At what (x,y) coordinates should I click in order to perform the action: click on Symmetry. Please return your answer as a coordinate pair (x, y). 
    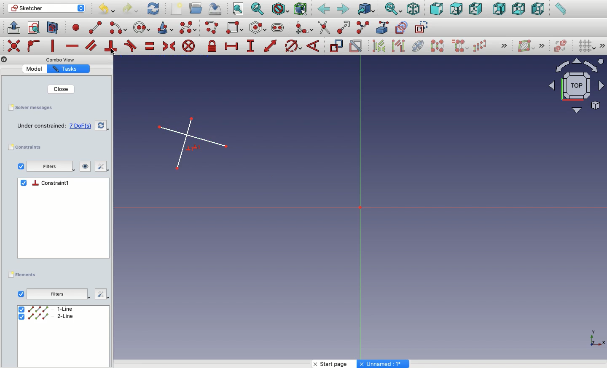
    Looking at the image, I should click on (437, 46).